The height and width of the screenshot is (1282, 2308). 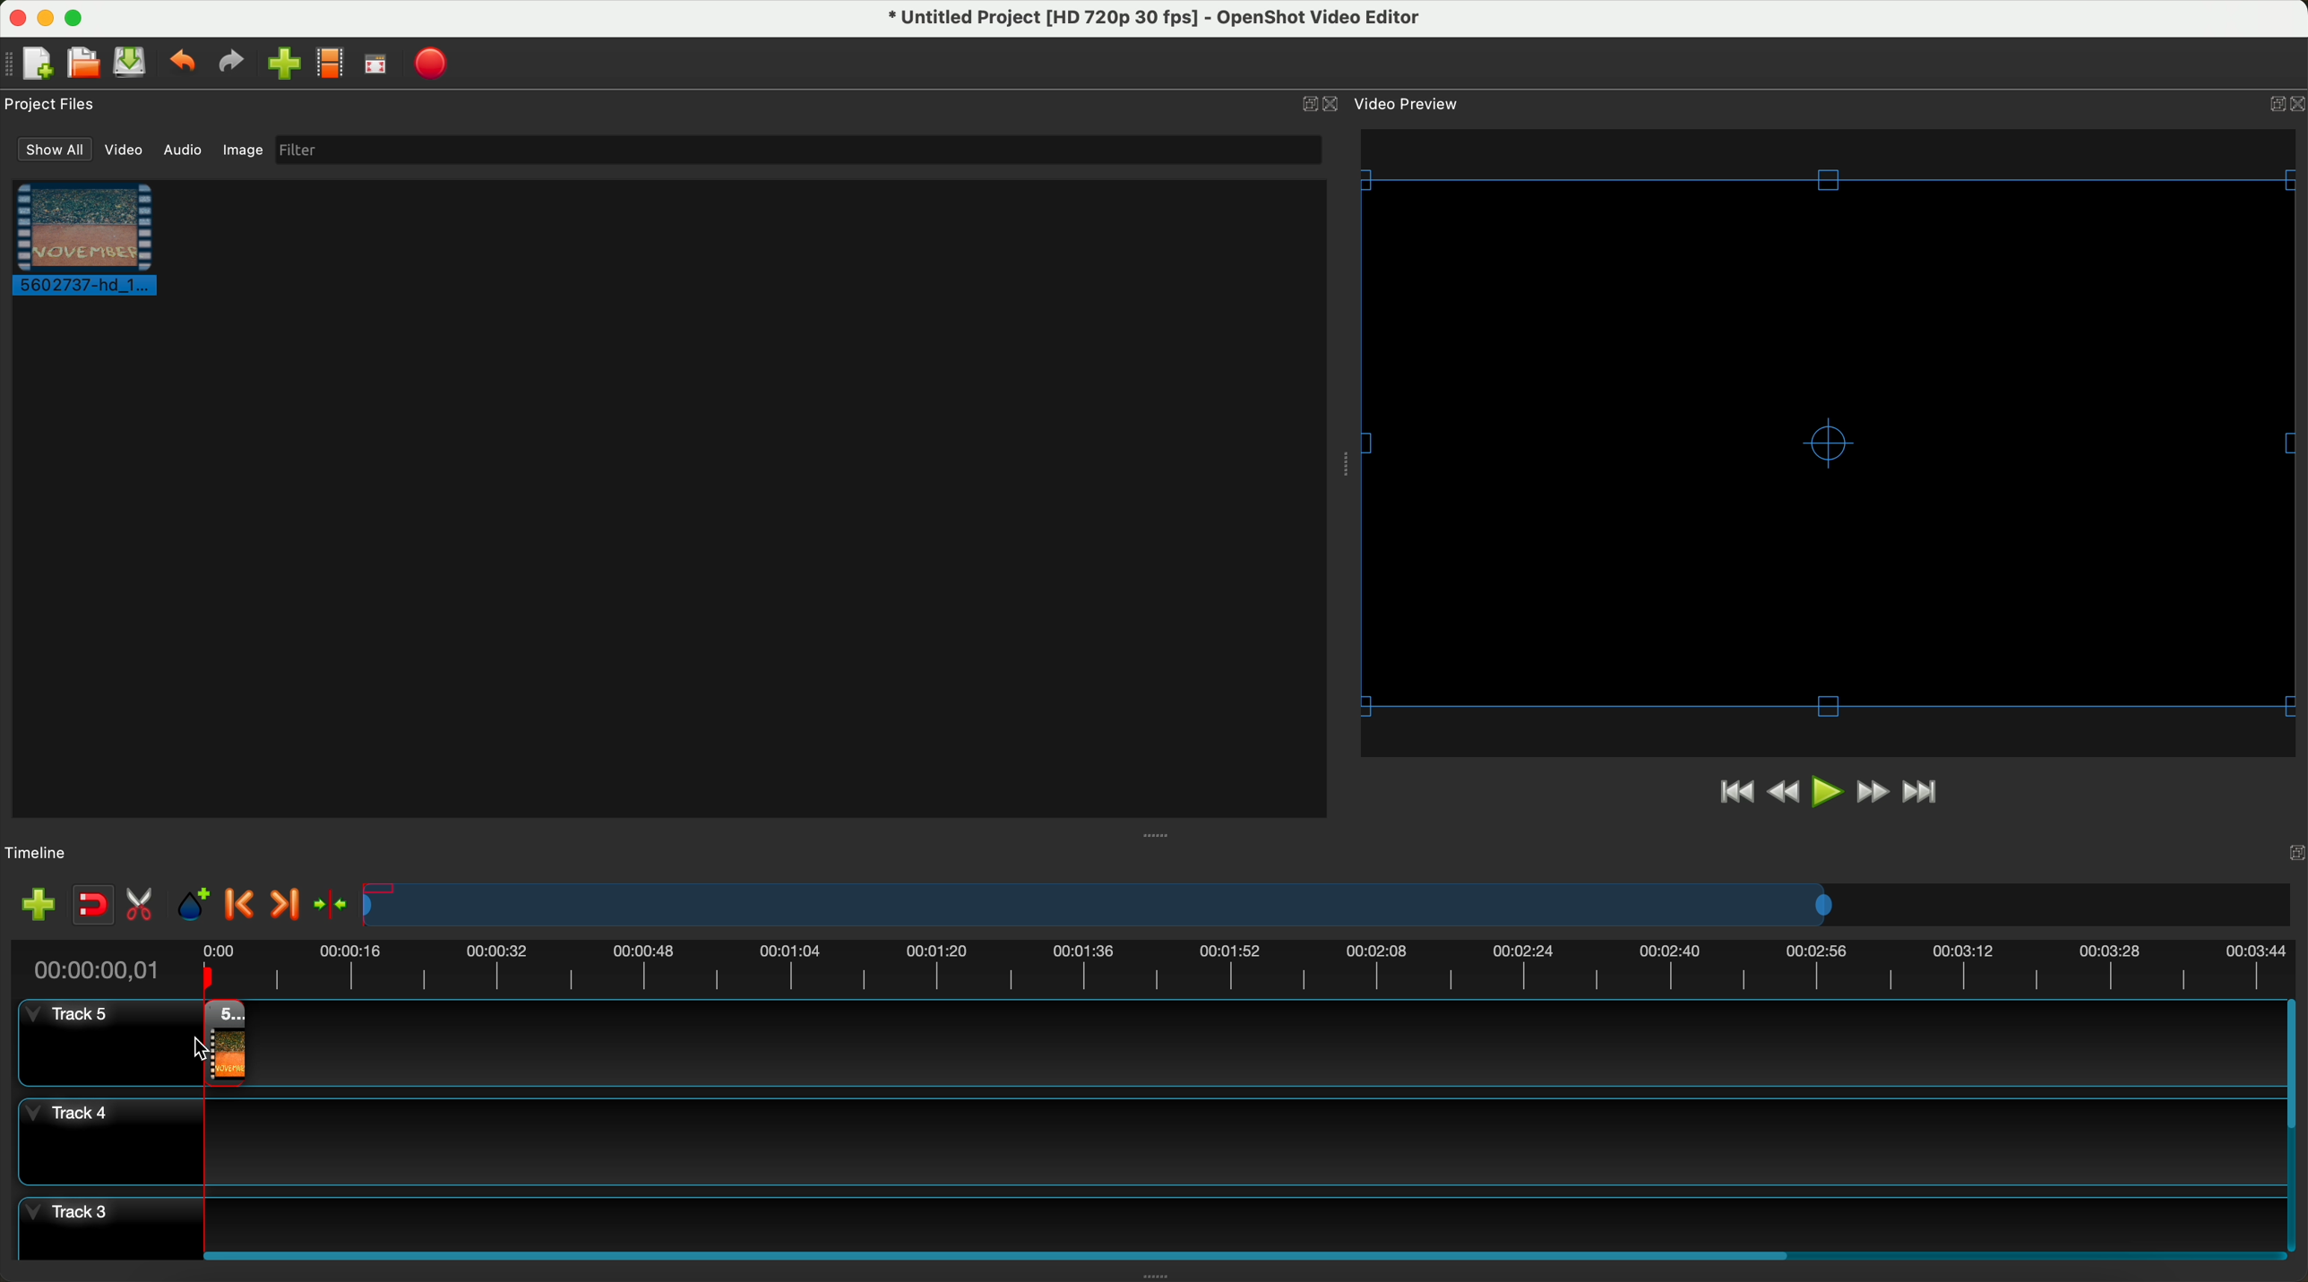 What do you see at coordinates (39, 905) in the screenshot?
I see `add track` at bounding box center [39, 905].